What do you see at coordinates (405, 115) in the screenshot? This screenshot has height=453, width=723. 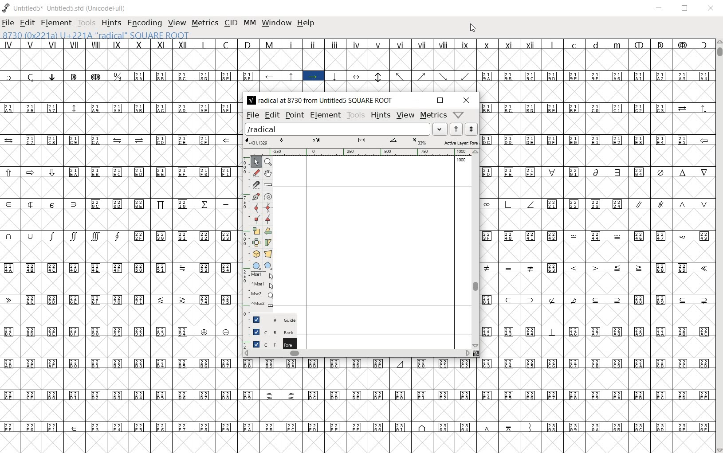 I see `view` at bounding box center [405, 115].